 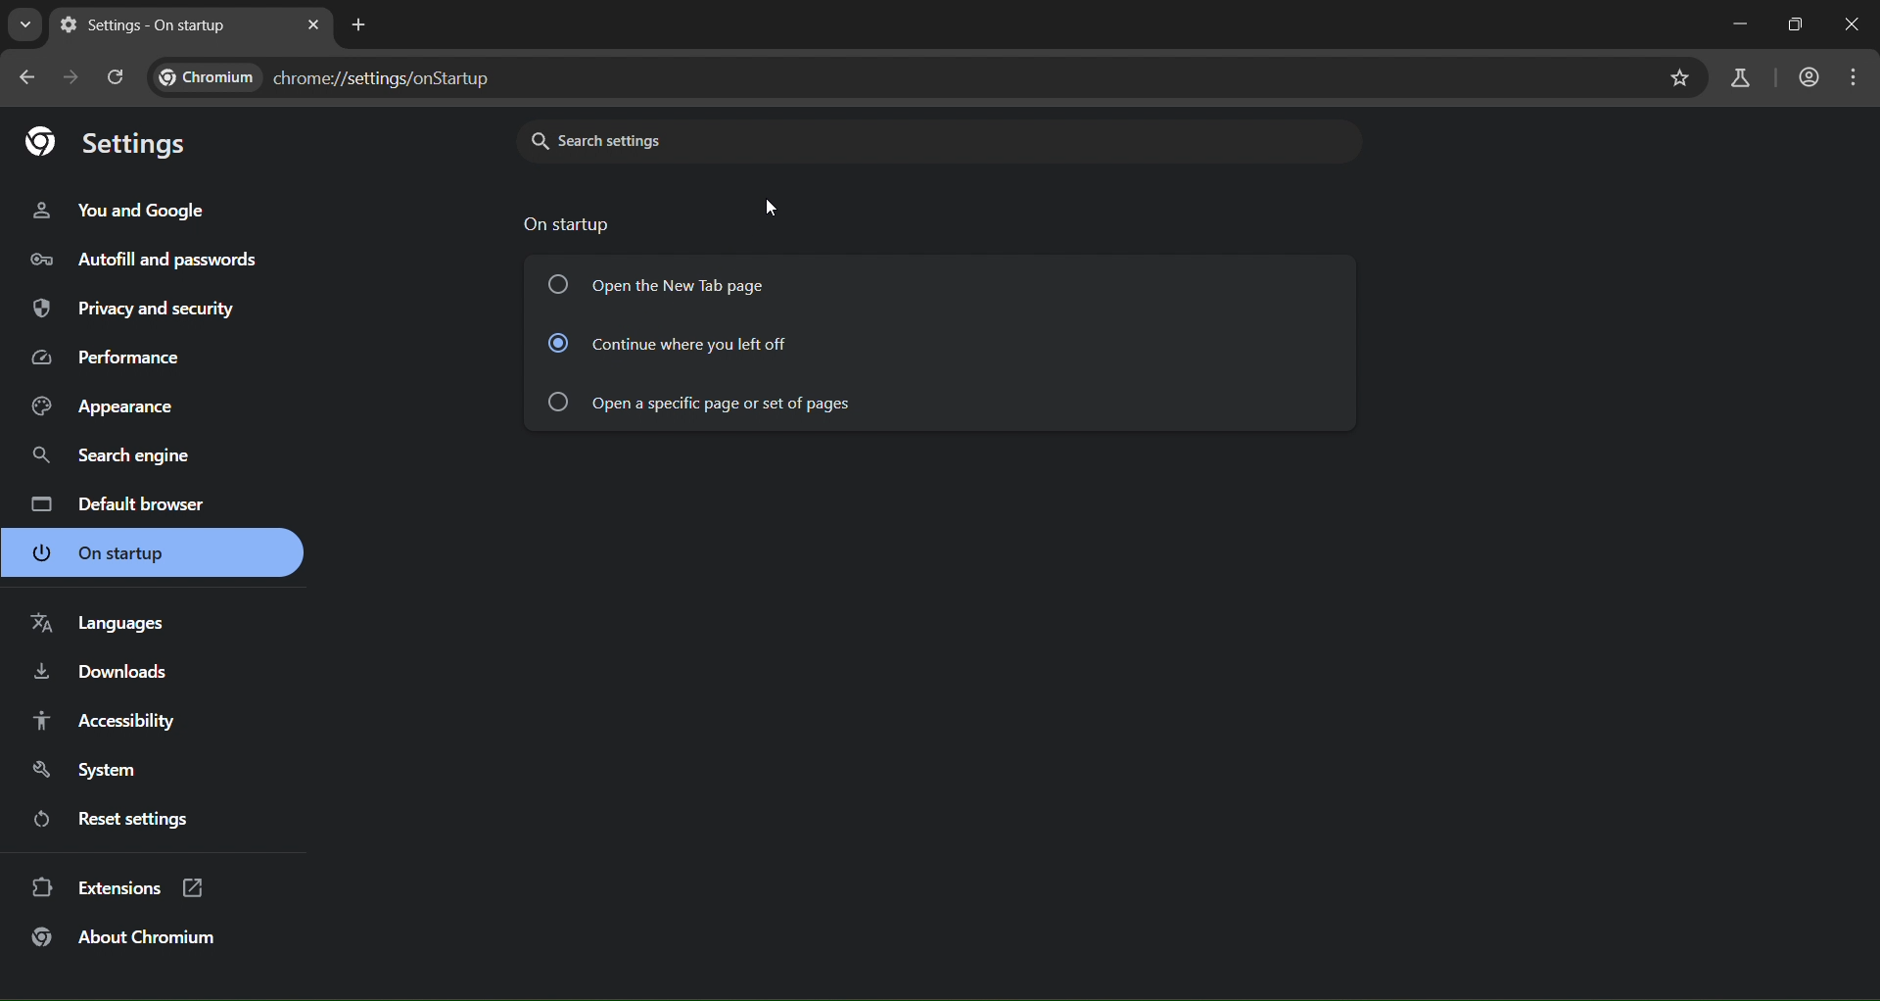 What do you see at coordinates (1849, 75) in the screenshot?
I see `menu` at bounding box center [1849, 75].